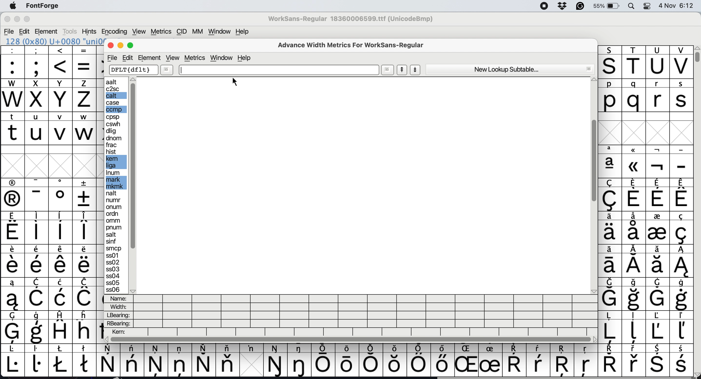 Image resolution: width=701 pixels, height=379 pixels. What do you see at coordinates (134, 166) in the screenshot?
I see `sidebar vertical scroll bar` at bounding box center [134, 166].